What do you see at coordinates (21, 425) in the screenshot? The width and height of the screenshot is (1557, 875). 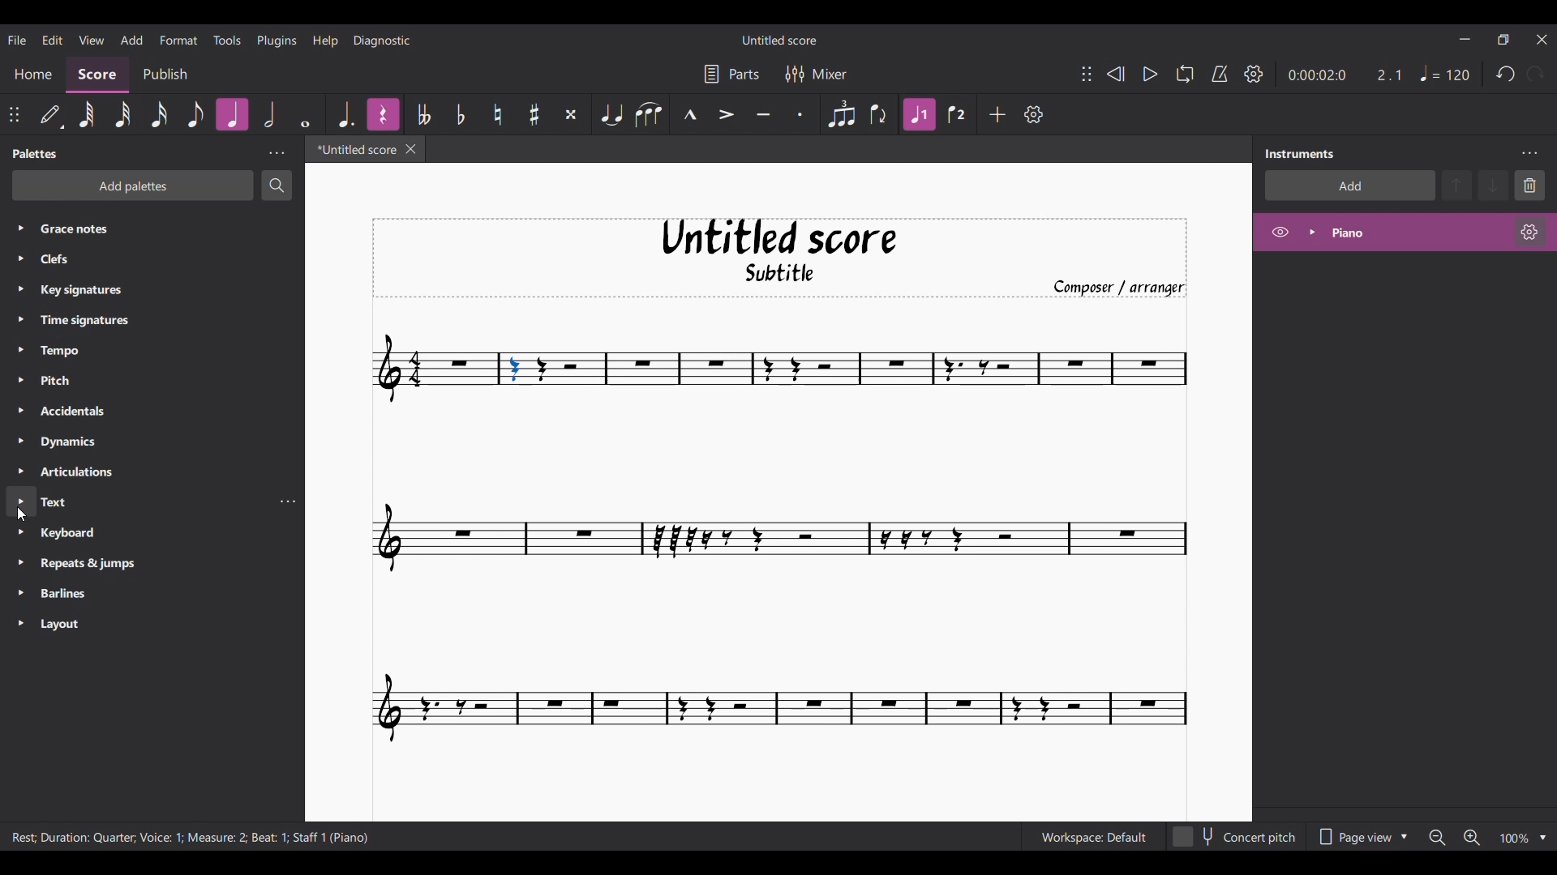 I see `Expand each palette` at bounding box center [21, 425].